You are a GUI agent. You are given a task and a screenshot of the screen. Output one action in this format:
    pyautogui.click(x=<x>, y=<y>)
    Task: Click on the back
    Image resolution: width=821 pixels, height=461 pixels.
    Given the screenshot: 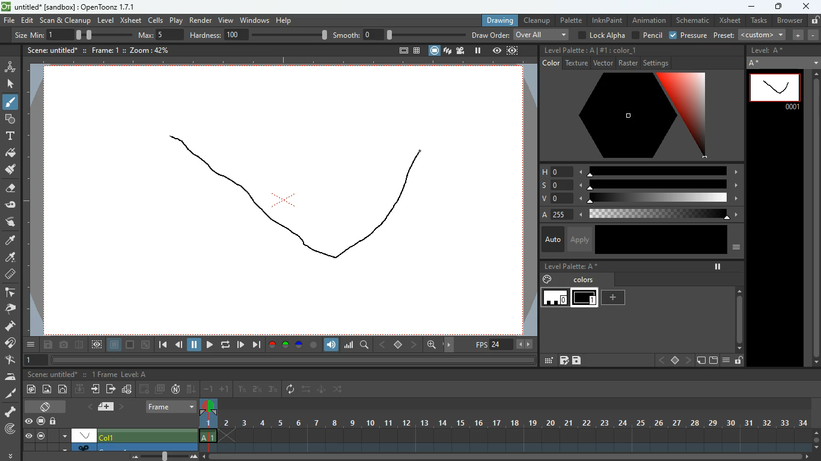 What is the action you would take?
    pyautogui.click(x=179, y=346)
    